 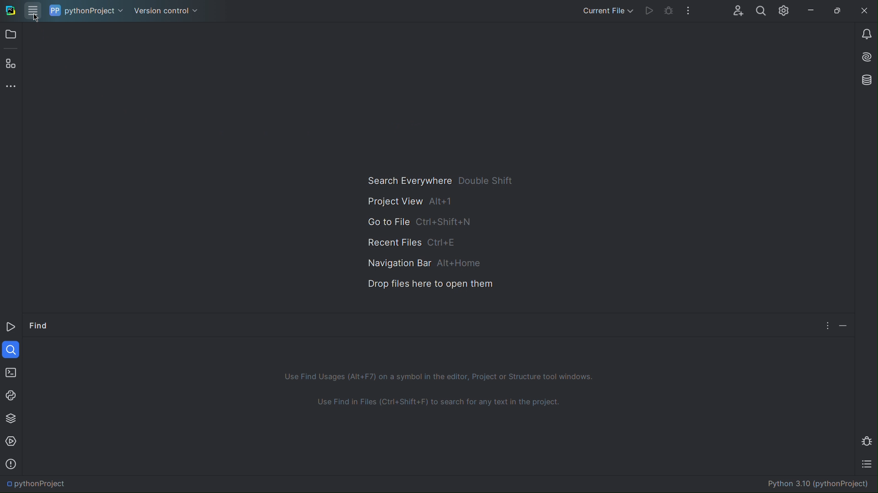 What do you see at coordinates (32, 10) in the screenshot?
I see `Application Menu` at bounding box center [32, 10].